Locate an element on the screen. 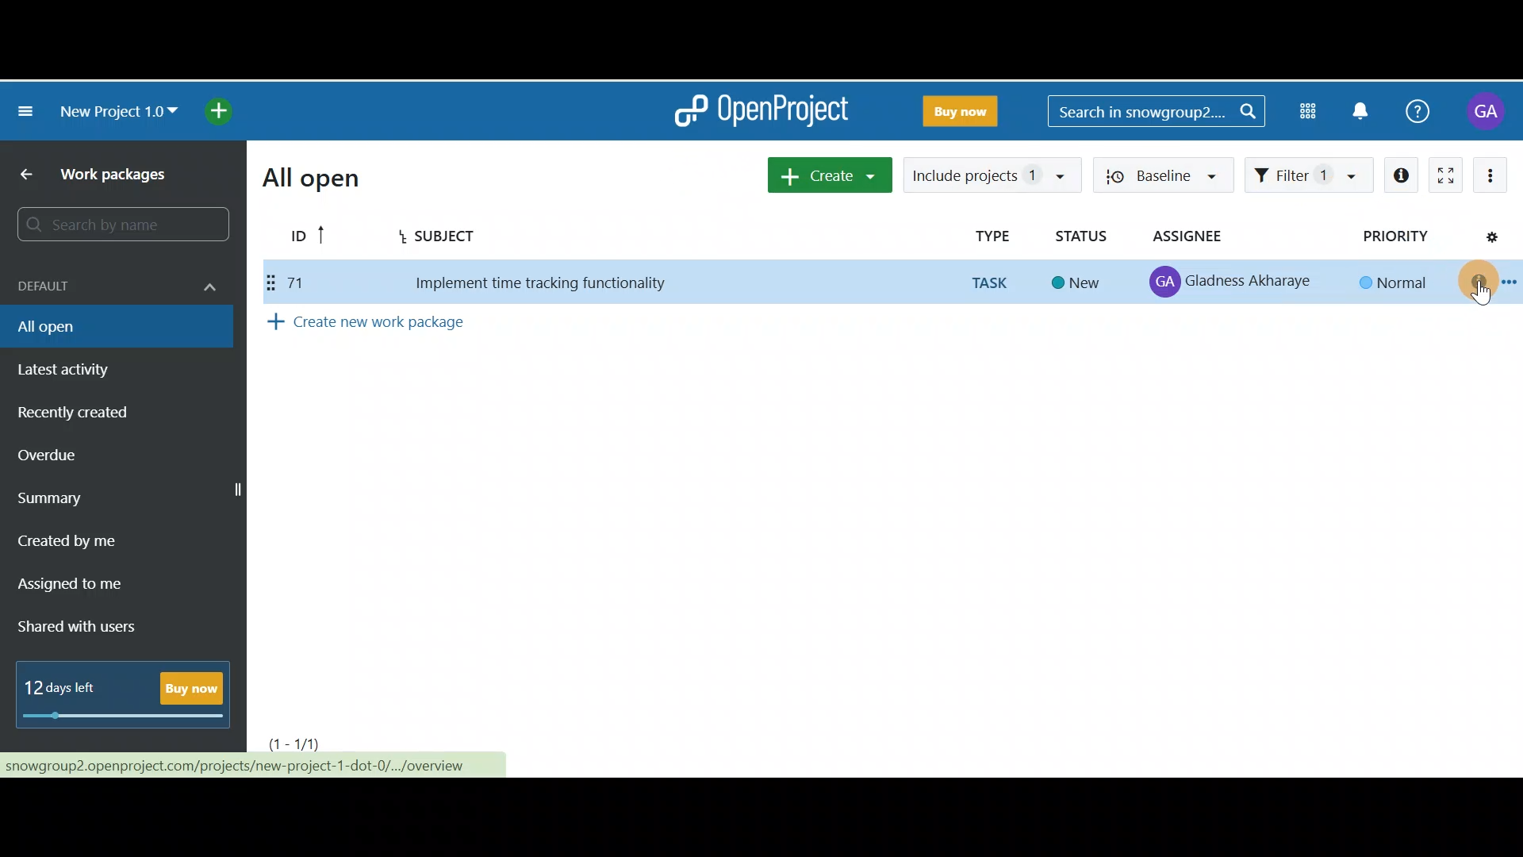  Normal is located at coordinates (1394, 283).